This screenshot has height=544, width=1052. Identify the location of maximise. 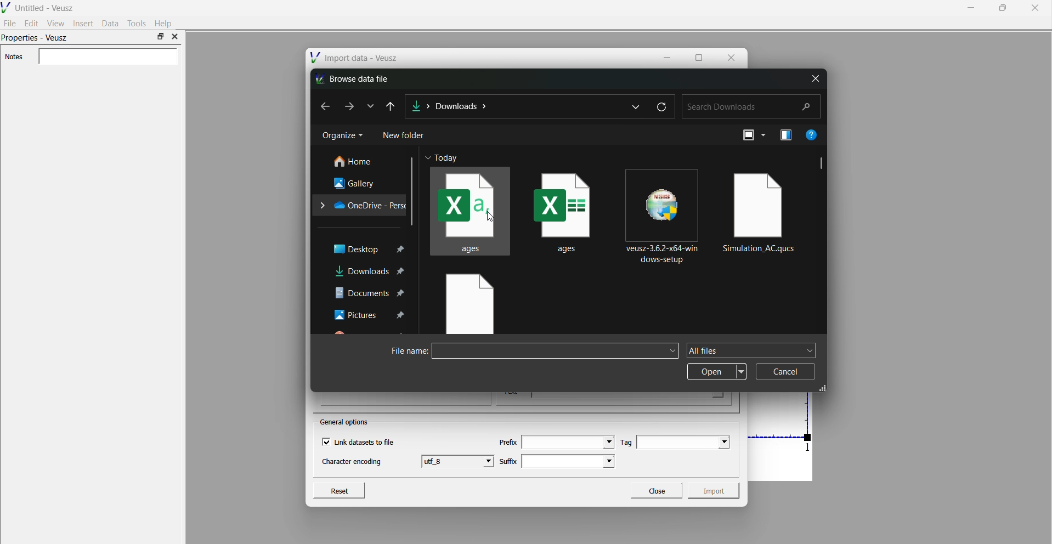
(1000, 8).